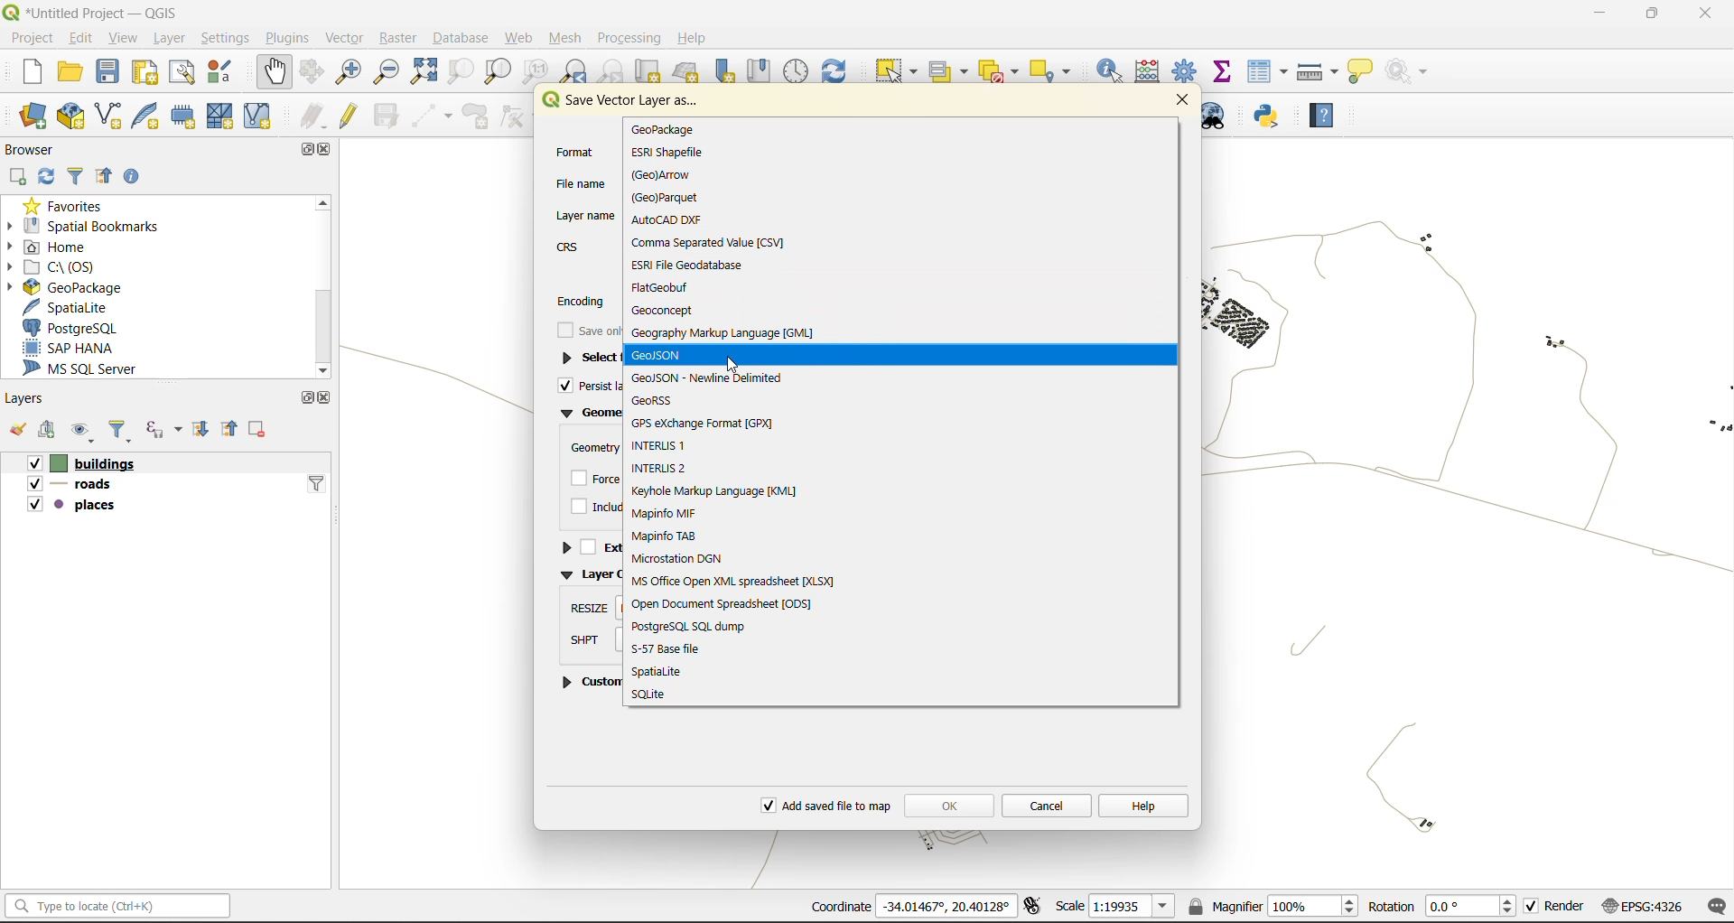 The image size is (1734, 923). Describe the element at coordinates (123, 40) in the screenshot. I see `view` at that location.